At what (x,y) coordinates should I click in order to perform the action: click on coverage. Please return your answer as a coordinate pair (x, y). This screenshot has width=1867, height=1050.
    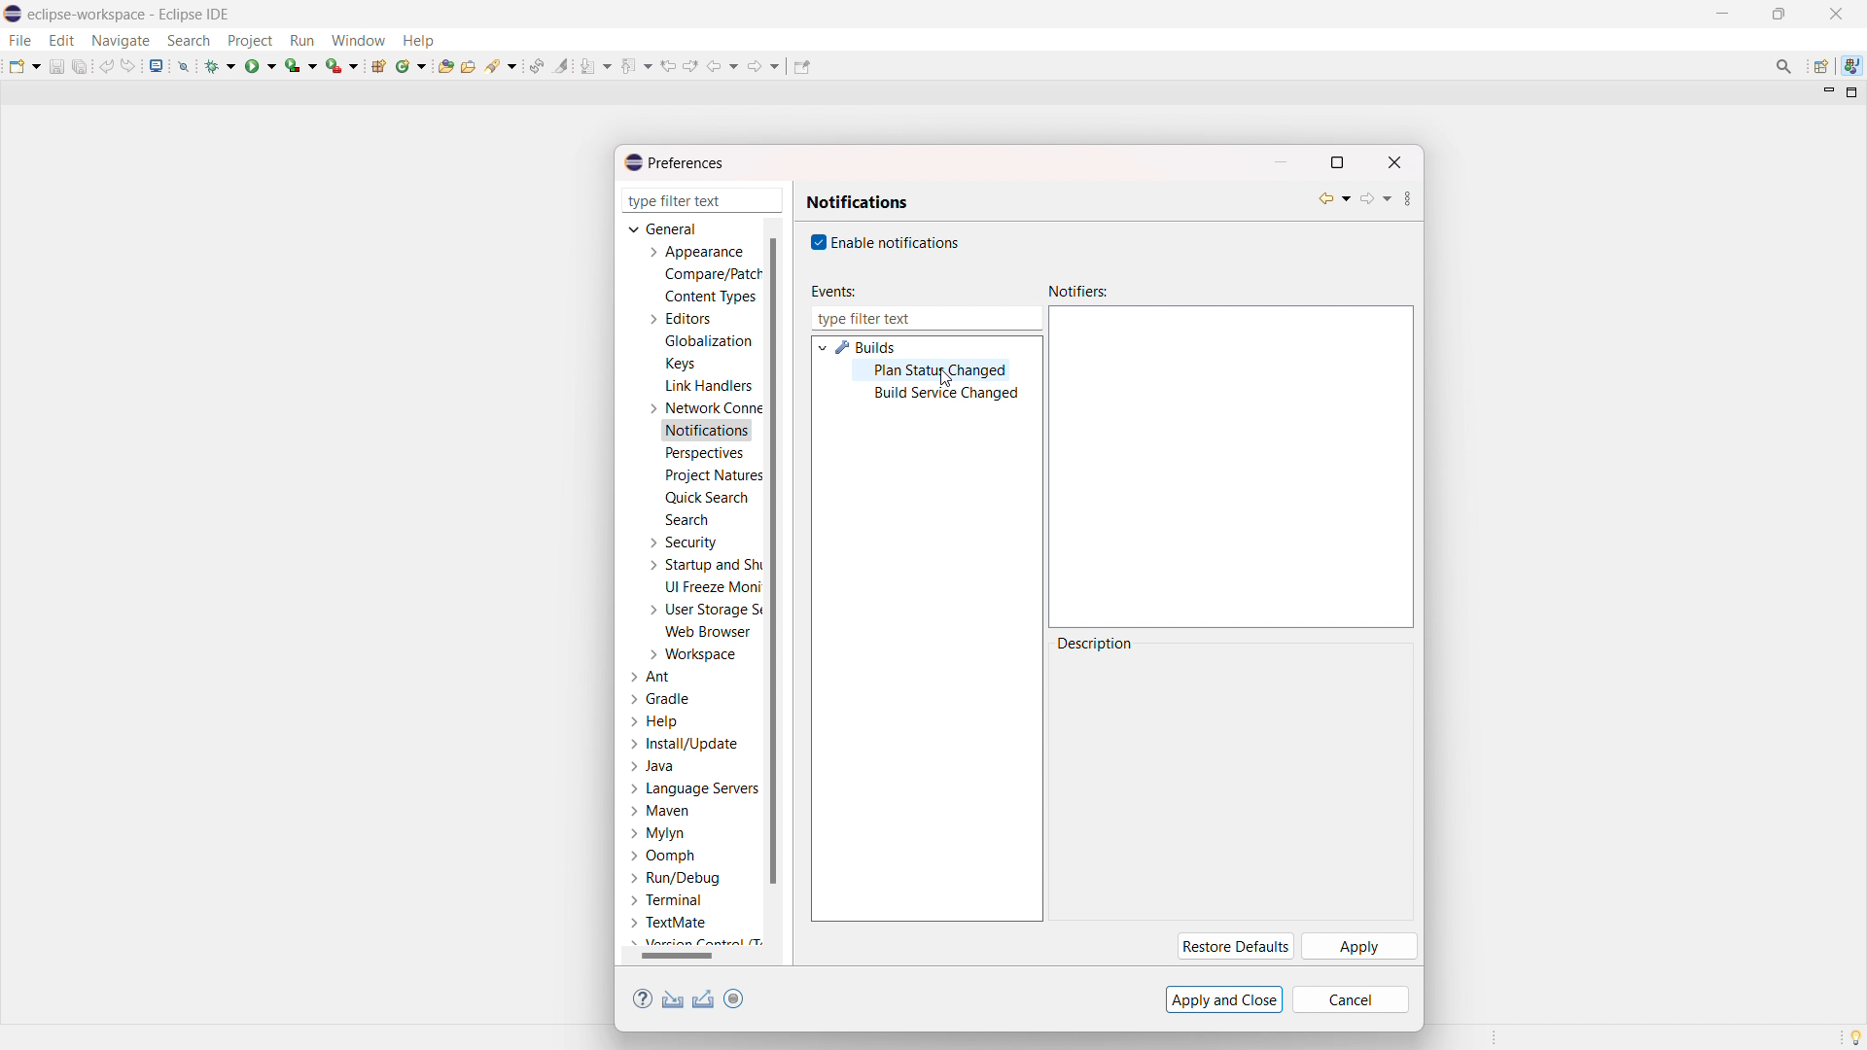
    Looking at the image, I should click on (301, 65).